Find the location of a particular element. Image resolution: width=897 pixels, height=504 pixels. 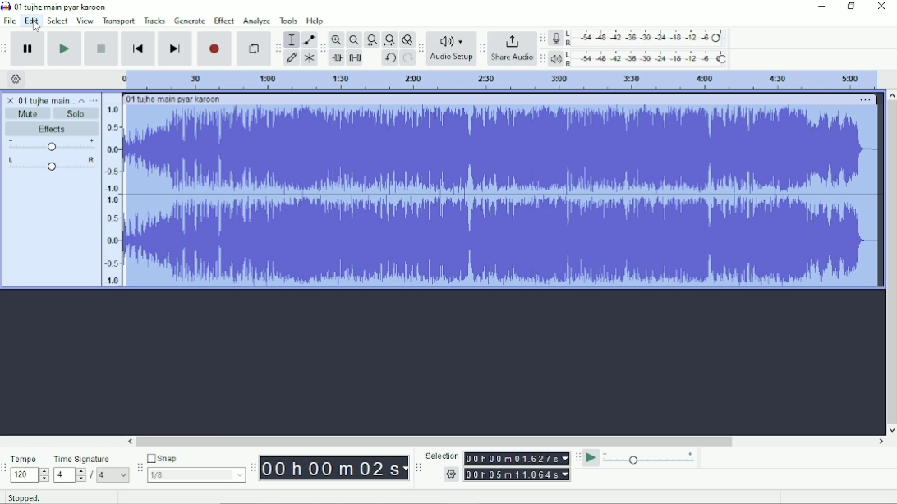

Audacity recording meter toolbar is located at coordinates (543, 38).